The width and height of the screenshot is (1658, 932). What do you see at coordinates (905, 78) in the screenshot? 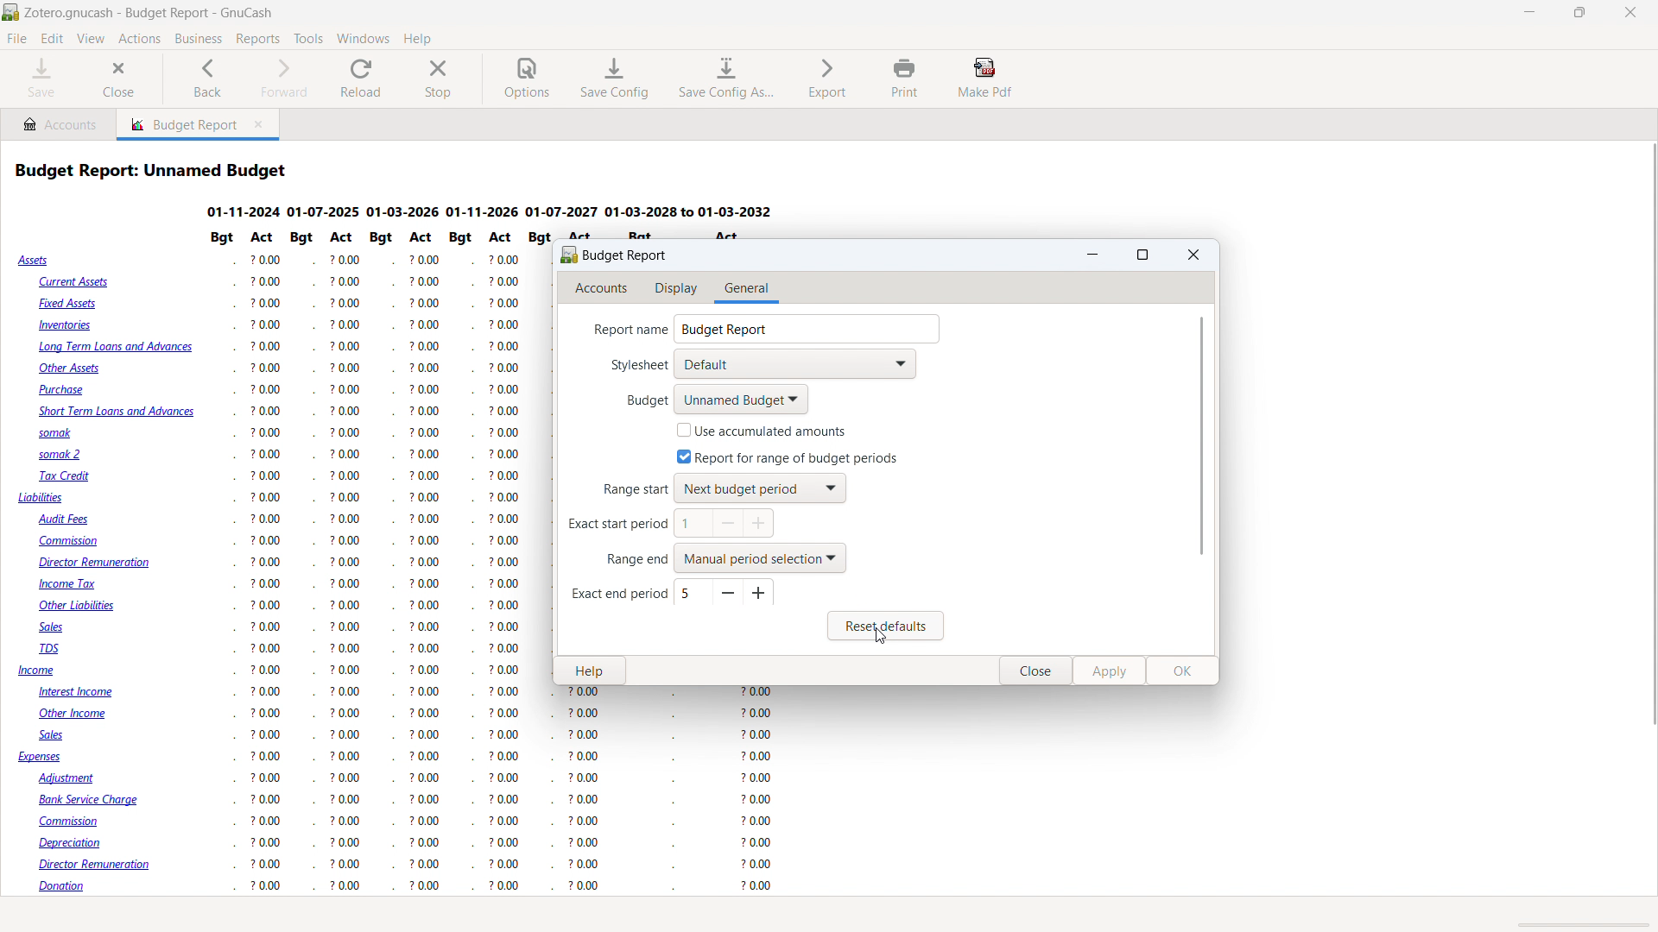
I see `print` at bounding box center [905, 78].